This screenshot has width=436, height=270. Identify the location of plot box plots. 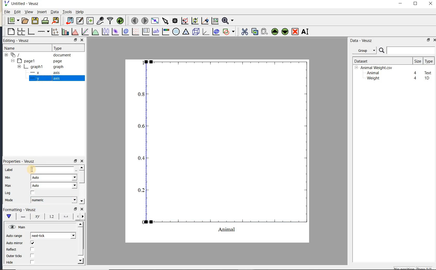
(105, 32).